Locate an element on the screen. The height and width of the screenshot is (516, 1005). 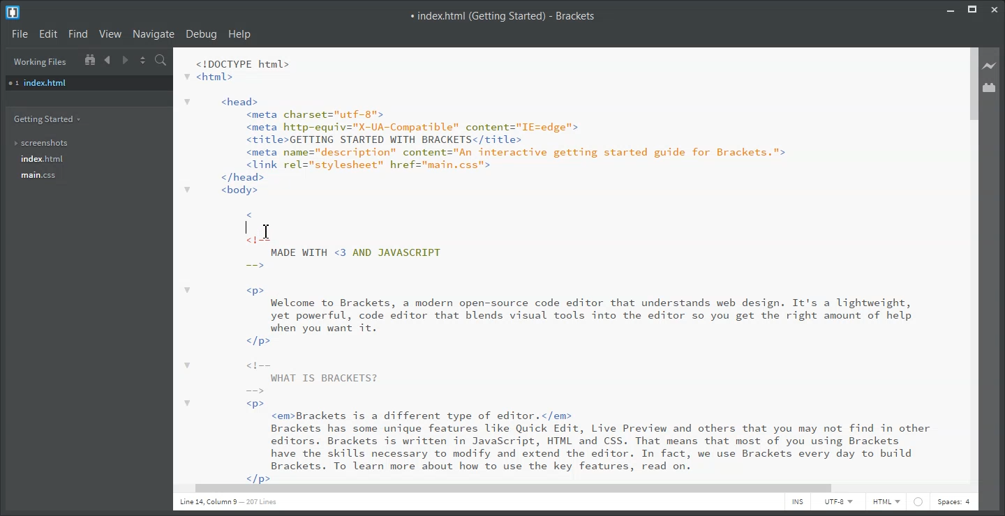
index.html is located at coordinates (43, 159).